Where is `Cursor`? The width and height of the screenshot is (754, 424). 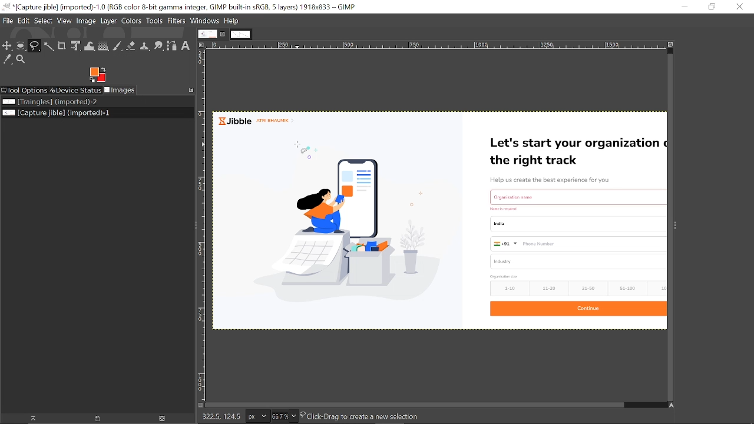
Cursor is located at coordinates (300, 153).